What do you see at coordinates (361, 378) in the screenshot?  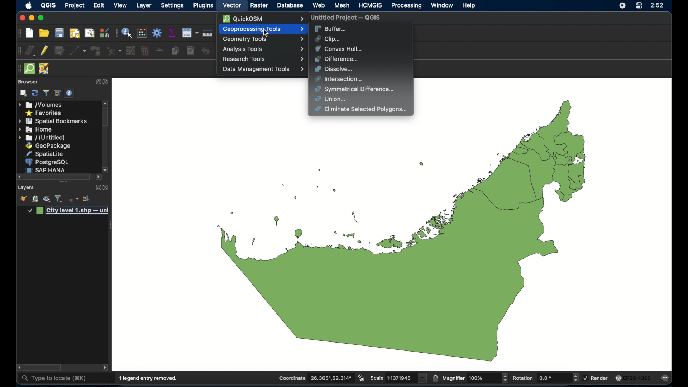 I see `toggle extents and mouse display position` at bounding box center [361, 378].